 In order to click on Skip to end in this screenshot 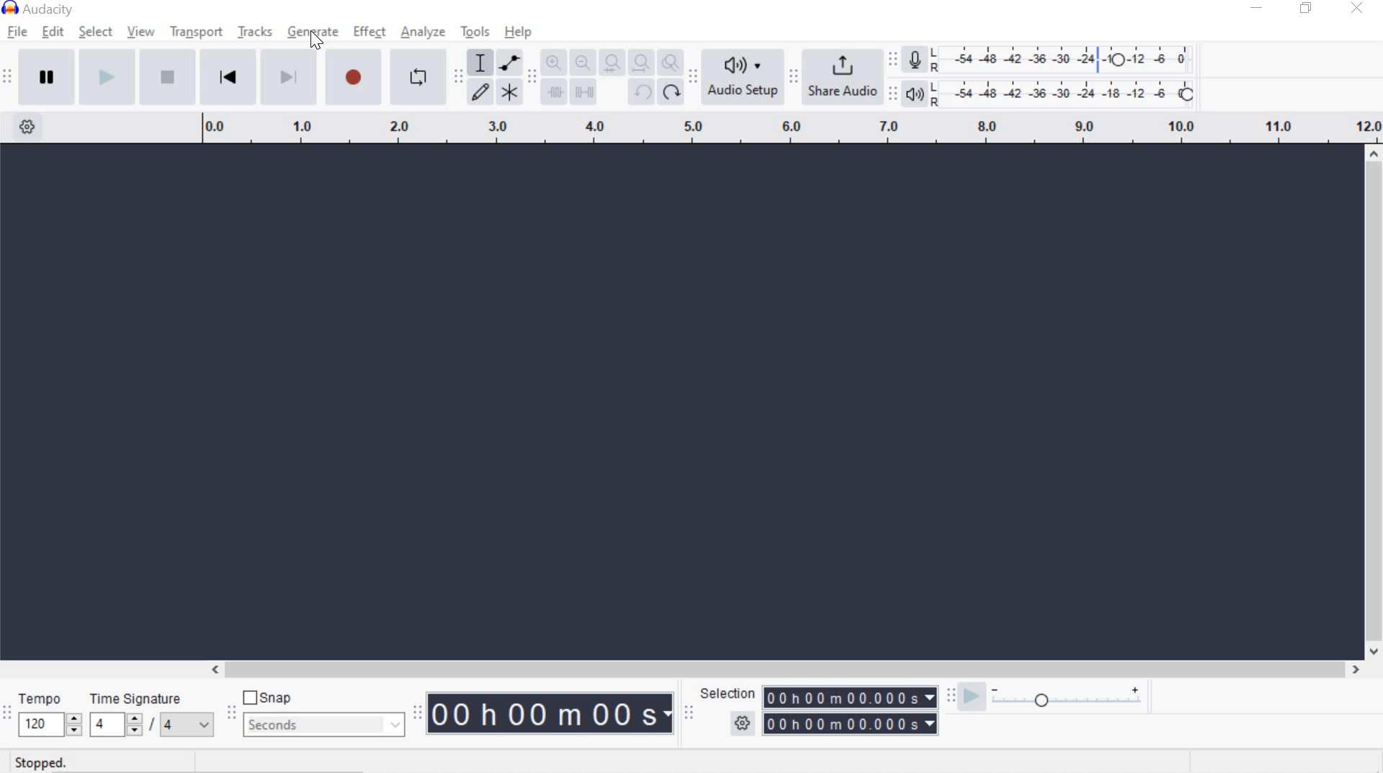, I will do `click(291, 76)`.